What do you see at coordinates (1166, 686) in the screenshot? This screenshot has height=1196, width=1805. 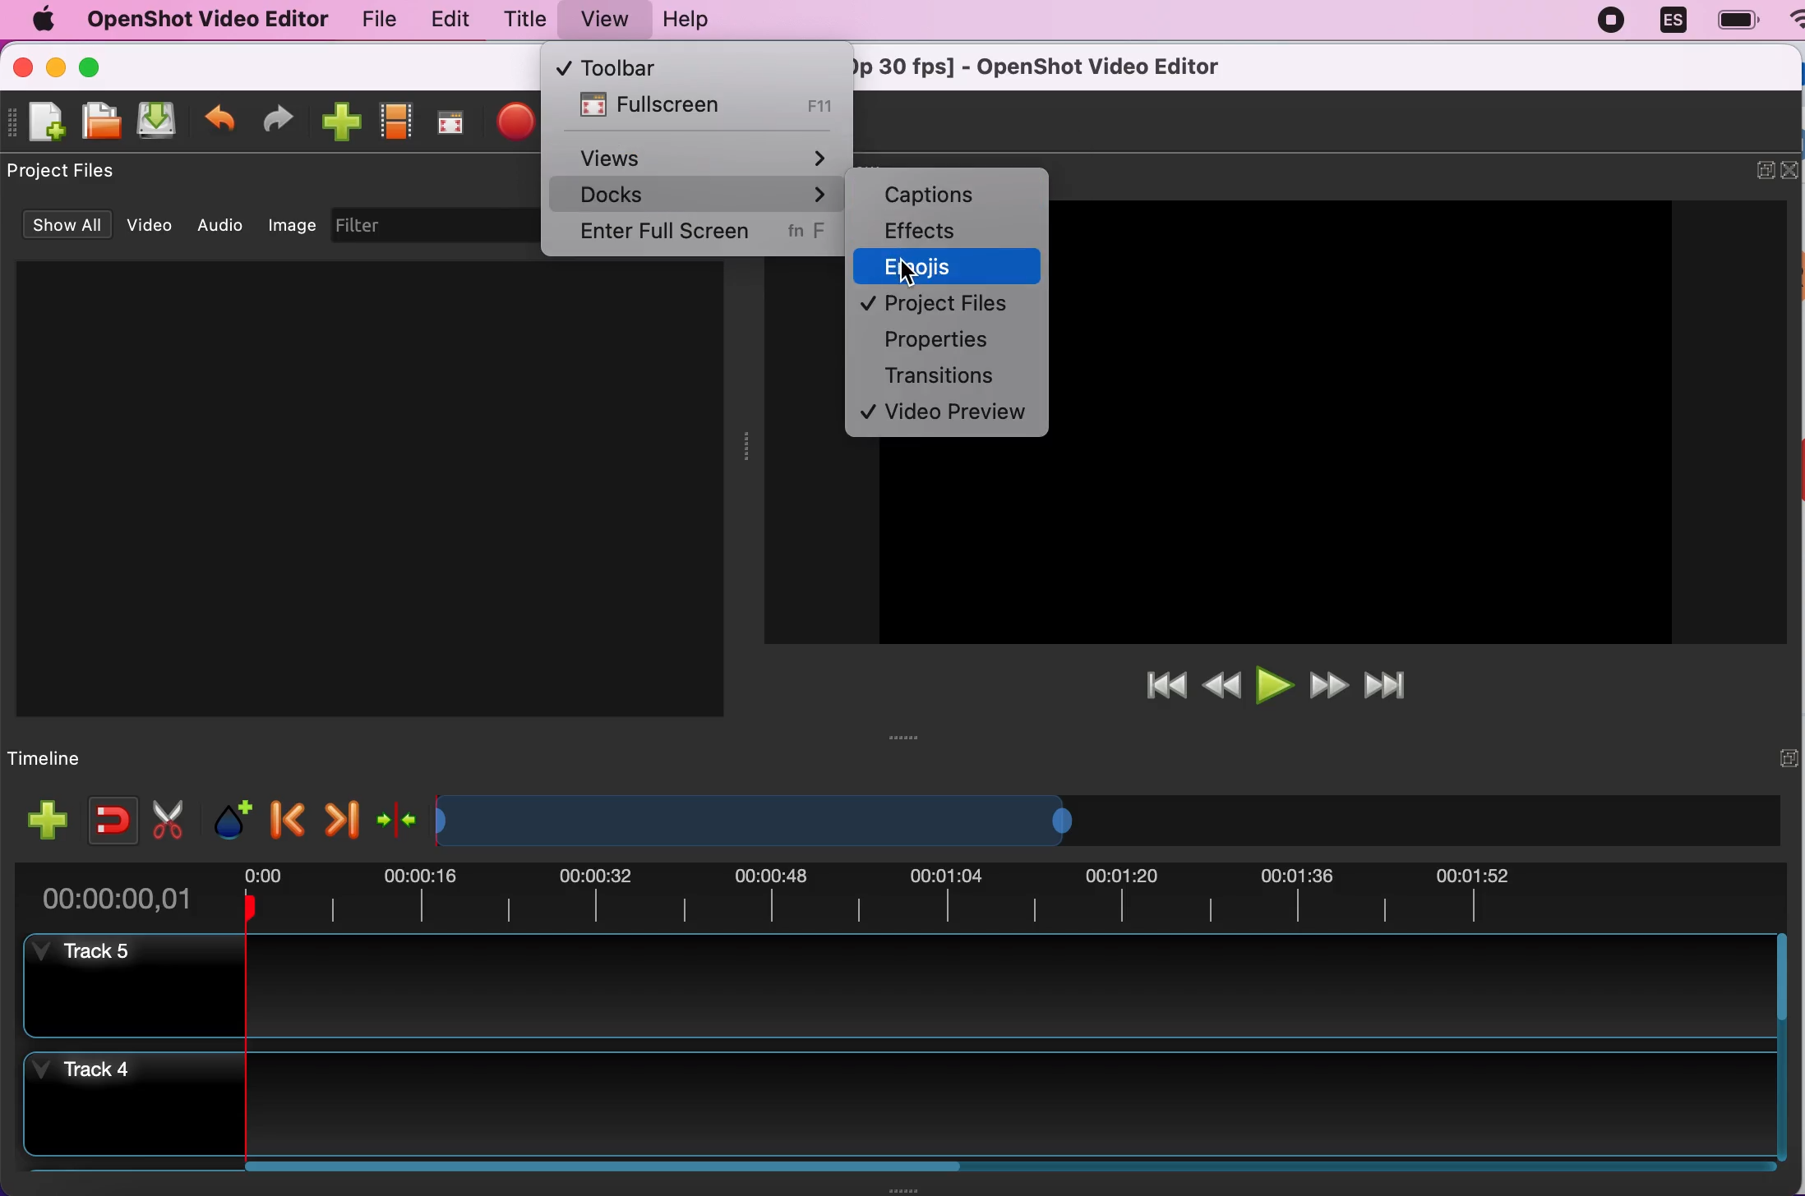 I see `jump to start` at bounding box center [1166, 686].